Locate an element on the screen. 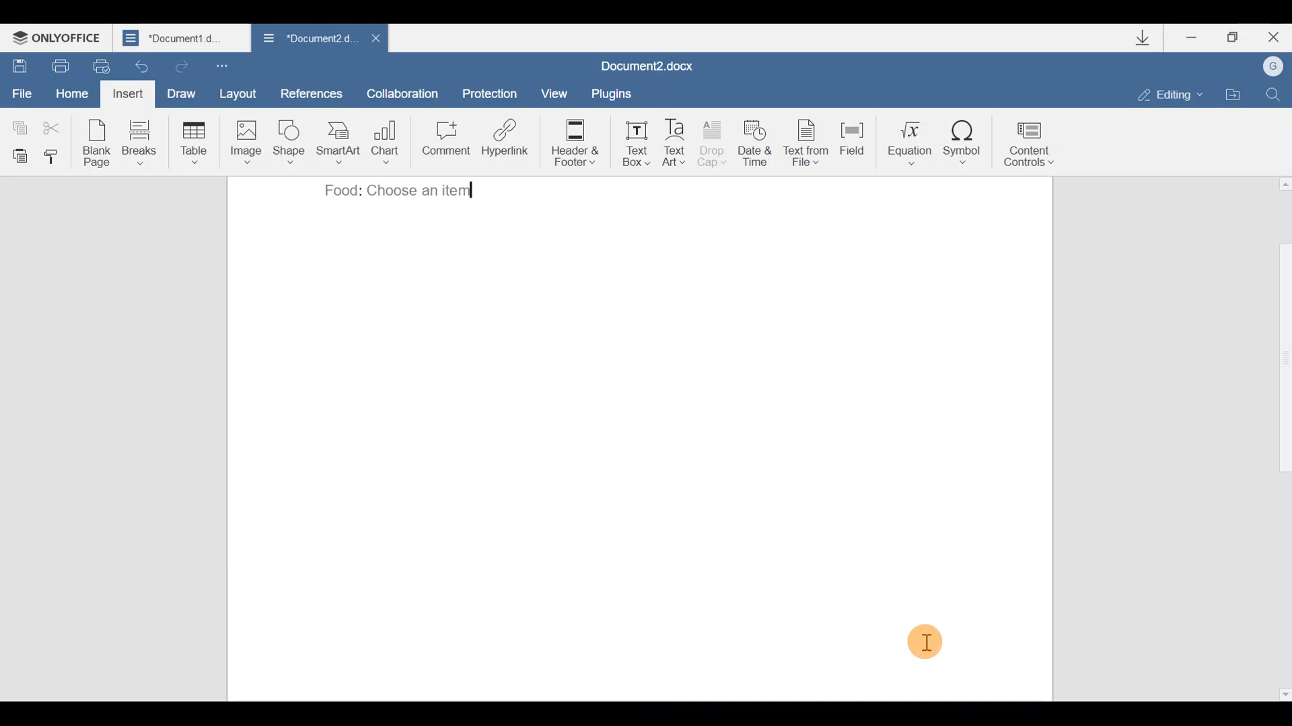  Layout is located at coordinates (242, 93).